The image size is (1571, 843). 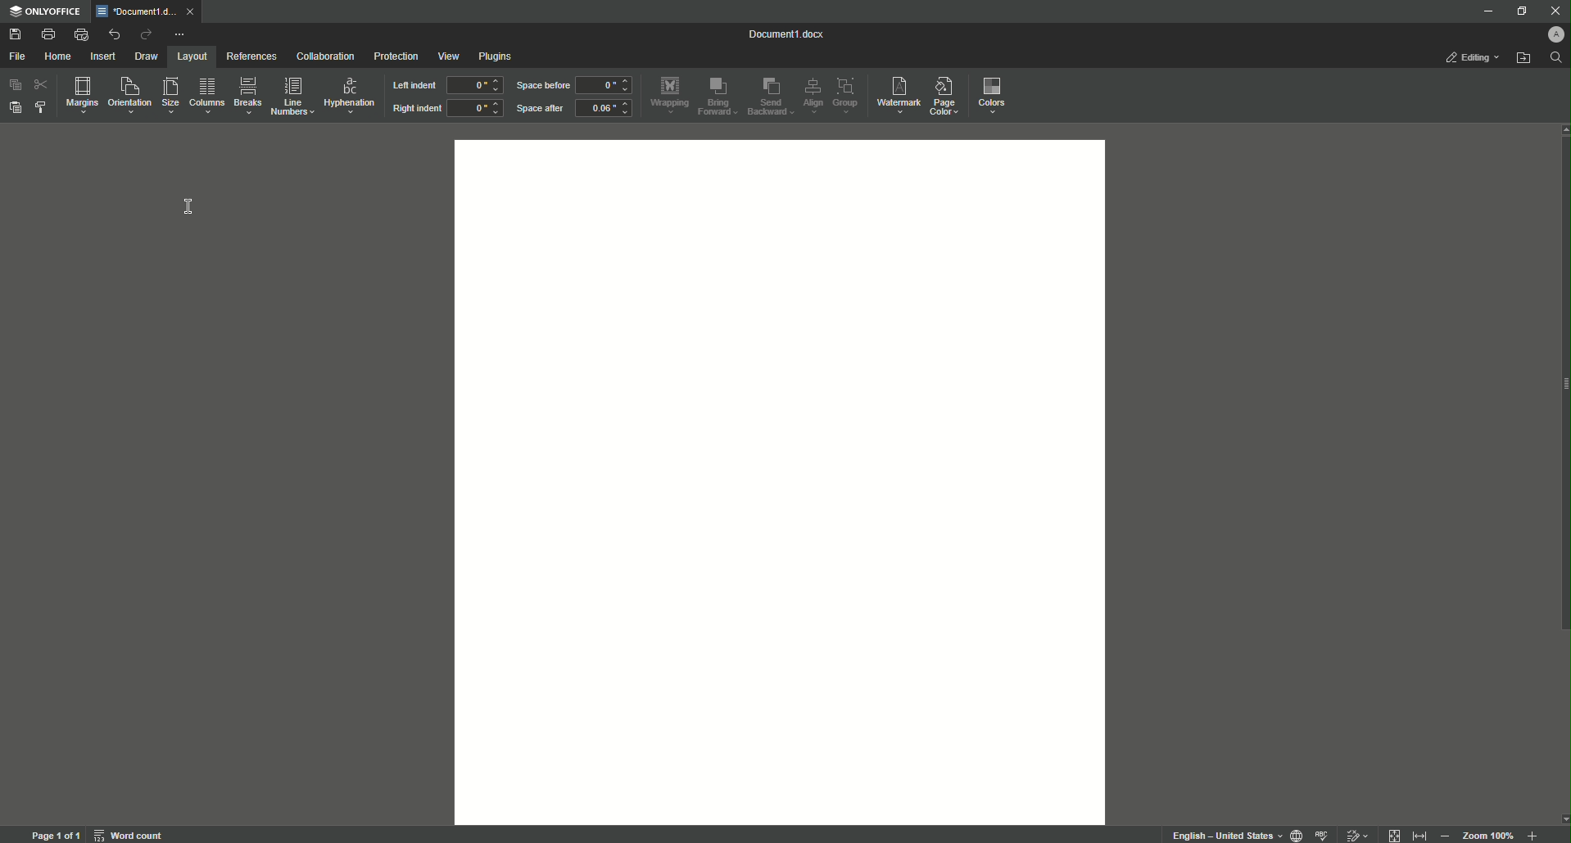 I want to click on Align, so click(x=813, y=95).